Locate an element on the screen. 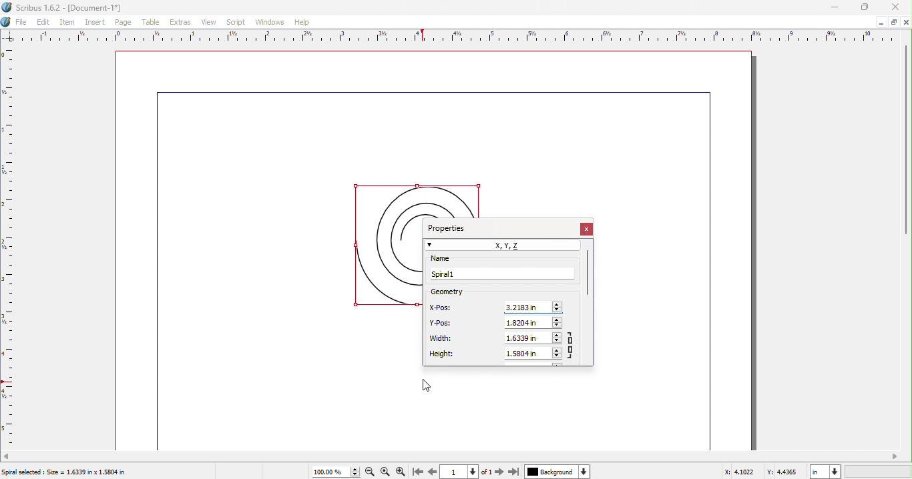  move left is located at coordinates (7, 456).